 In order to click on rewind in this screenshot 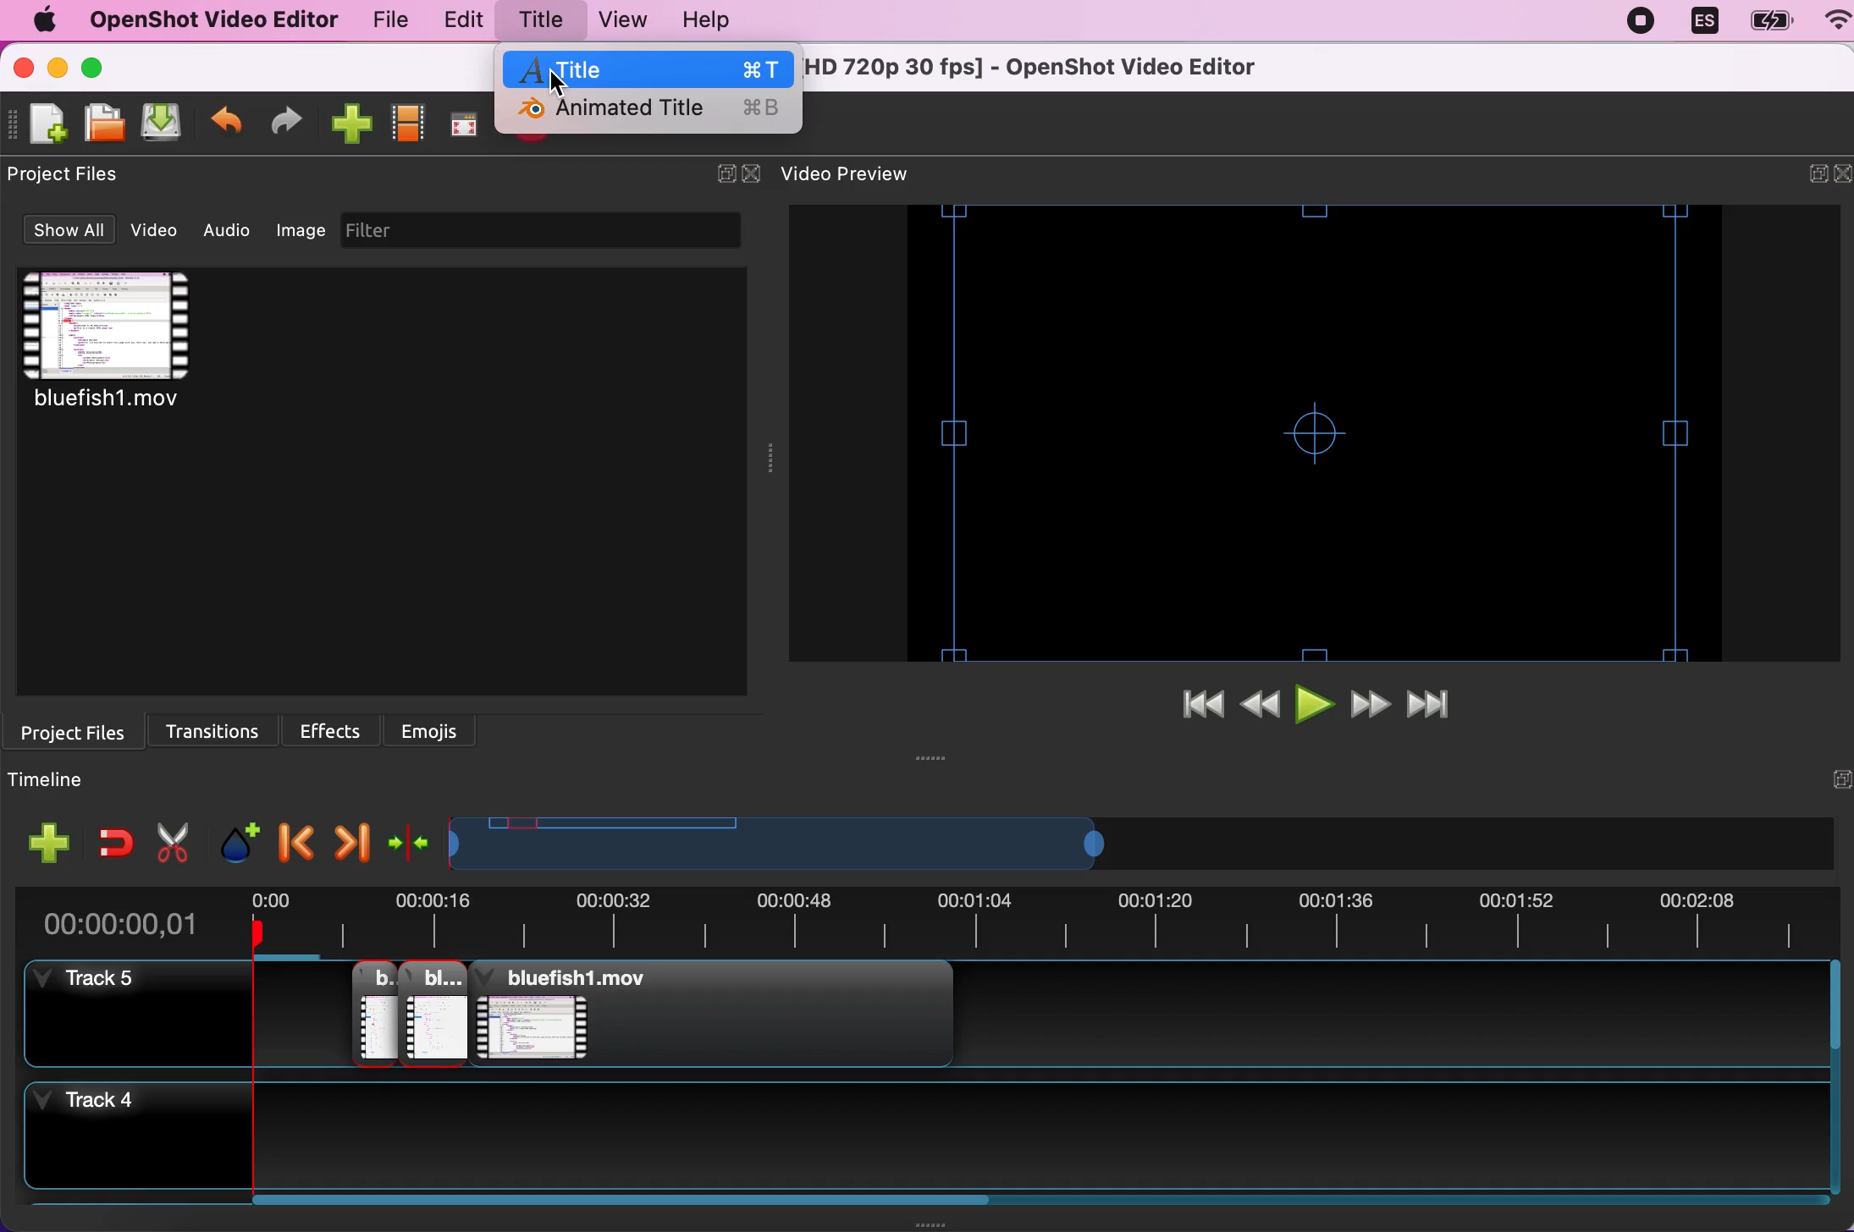, I will do `click(1263, 707)`.